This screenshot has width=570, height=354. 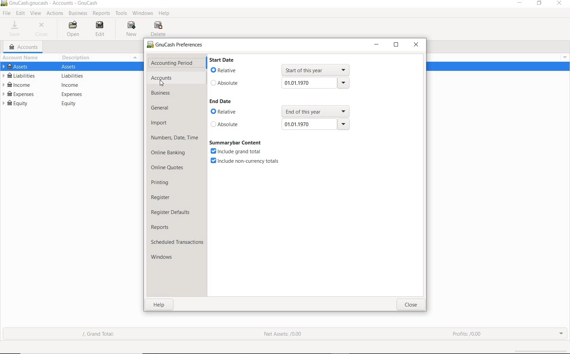 I want to click on start date, so click(x=221, y=59).